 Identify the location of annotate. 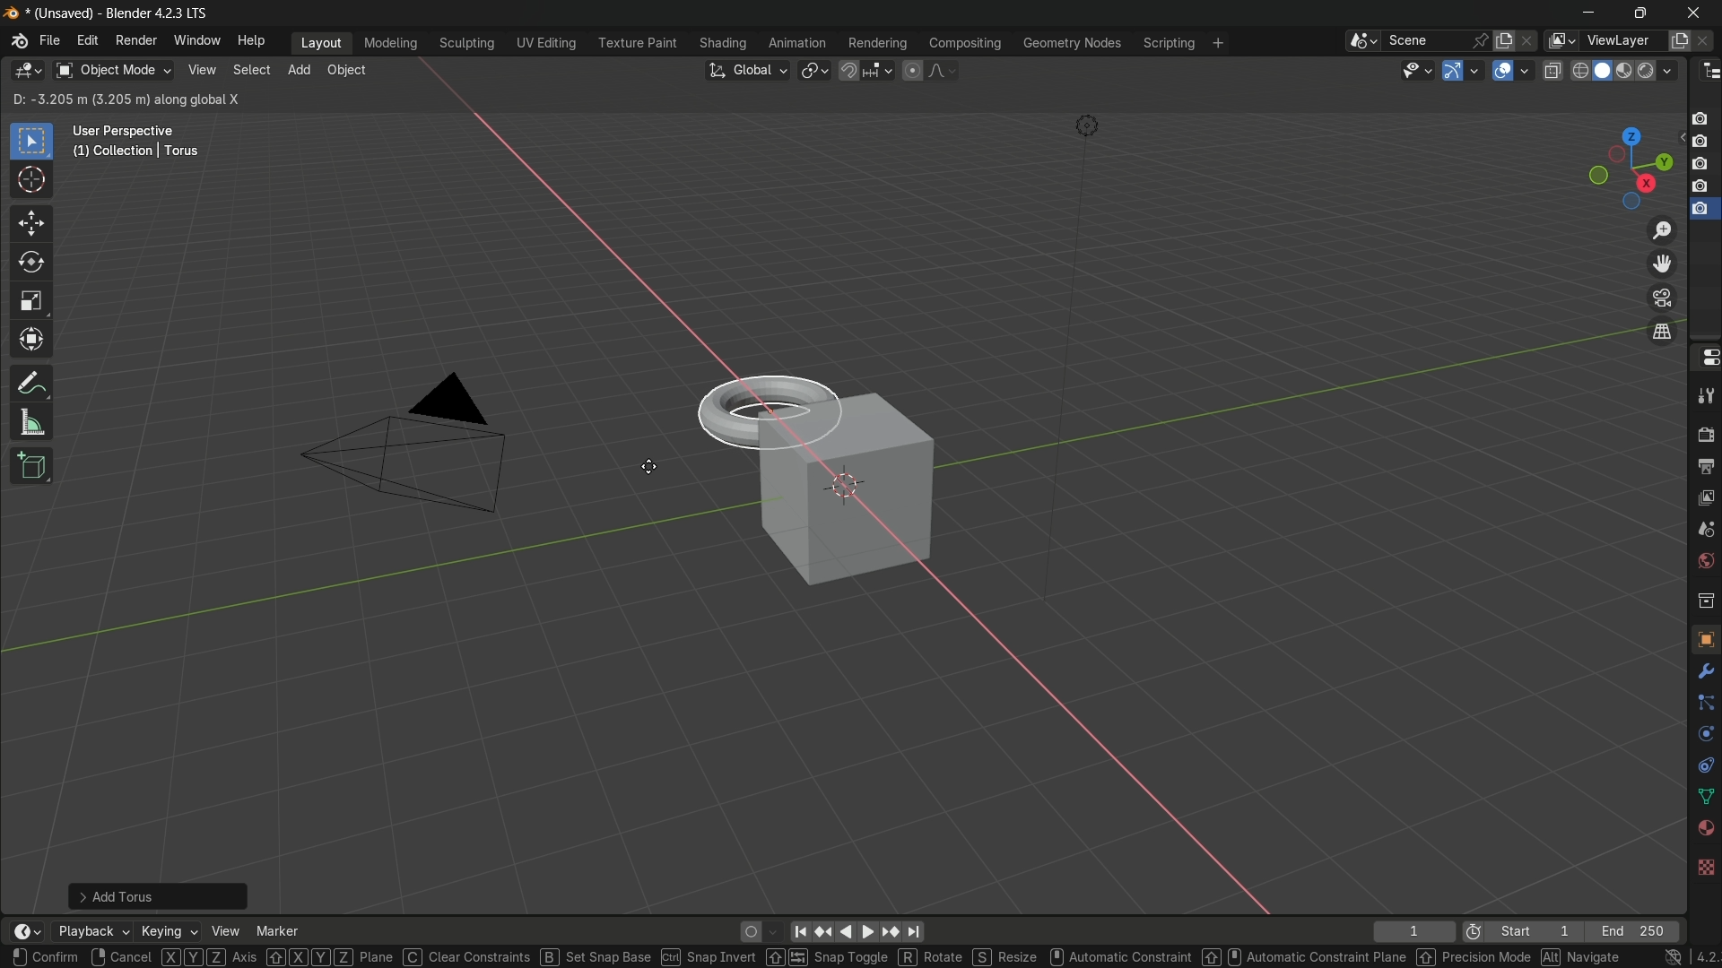
(32, 383).